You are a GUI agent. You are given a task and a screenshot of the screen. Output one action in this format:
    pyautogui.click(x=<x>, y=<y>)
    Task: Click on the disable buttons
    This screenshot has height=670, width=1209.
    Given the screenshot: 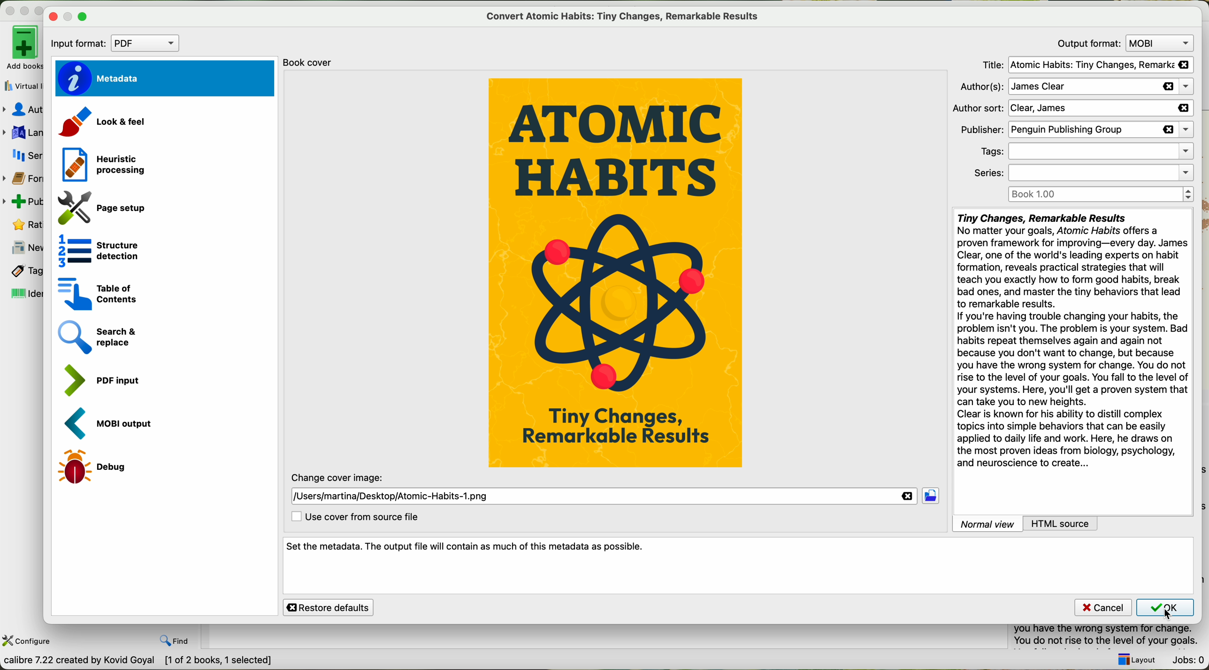 What is the action you would take?
    pyautogui.click(x=23, y=9)
    